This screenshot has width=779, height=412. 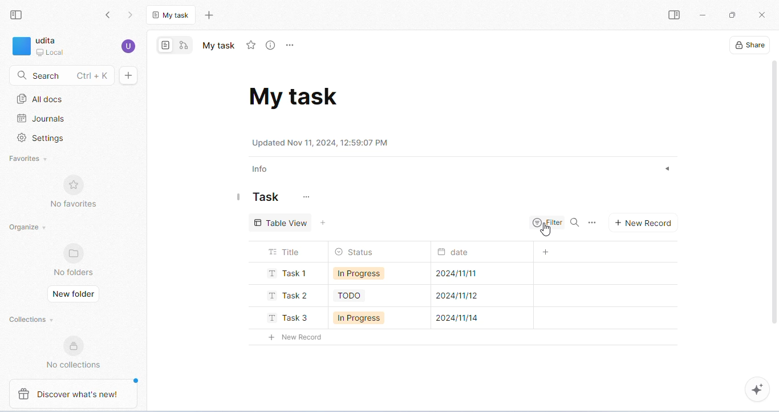 What do you see at coordinates (38, 47) in the screenshot?
I see `workspace` at bounding box center [38, 47].